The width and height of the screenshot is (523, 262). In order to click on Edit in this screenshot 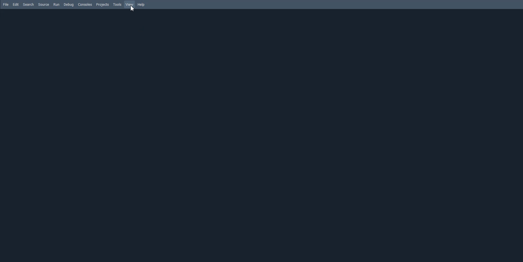, I will do `click(16, 4)`.